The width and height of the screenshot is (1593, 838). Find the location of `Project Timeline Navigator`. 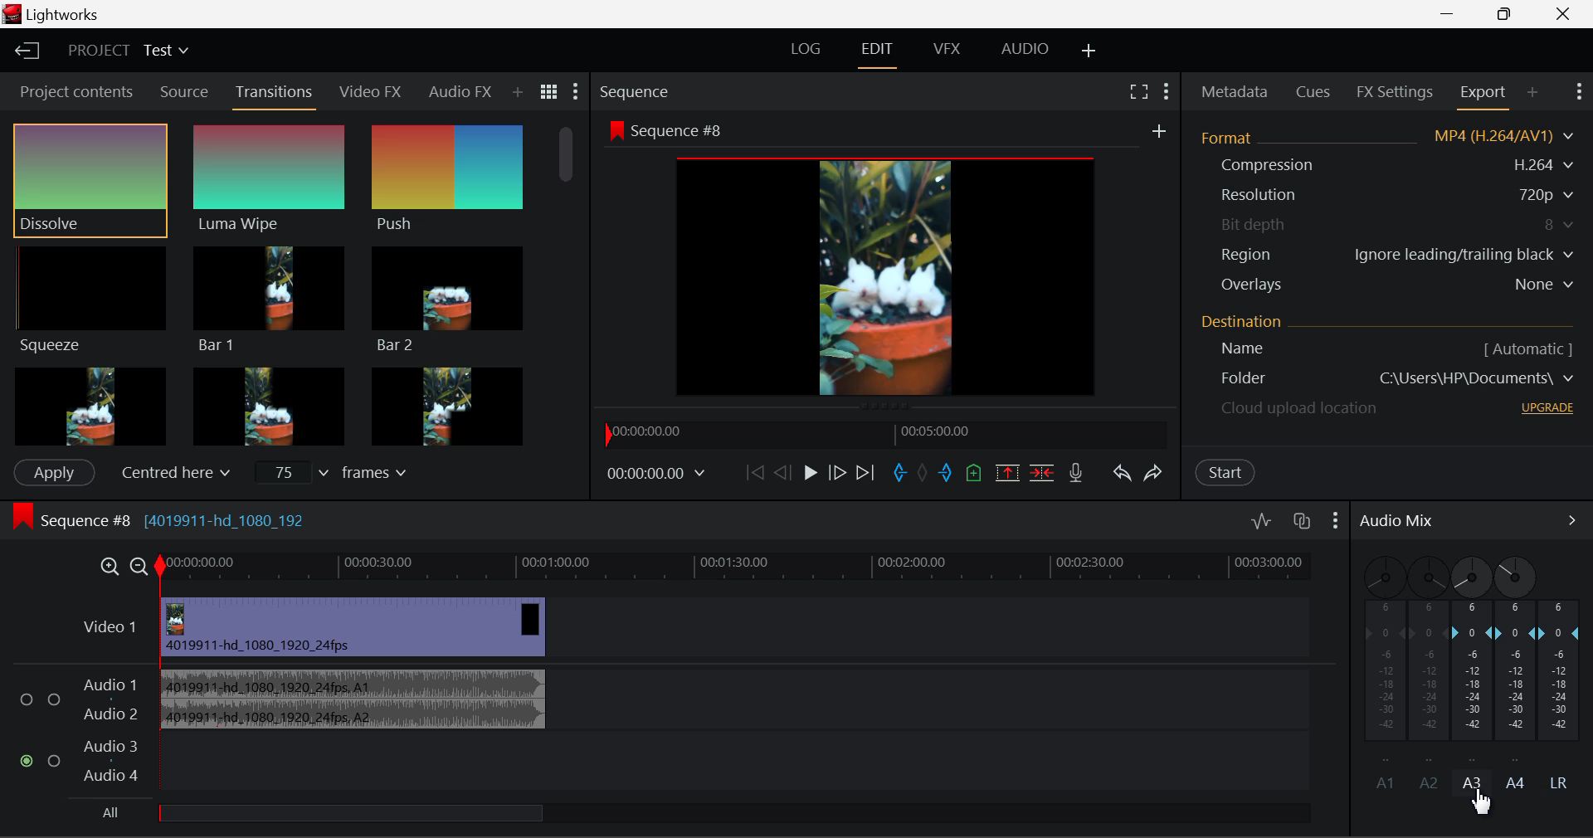

Project Timeline Navigator is located at coordinates (886, 435).